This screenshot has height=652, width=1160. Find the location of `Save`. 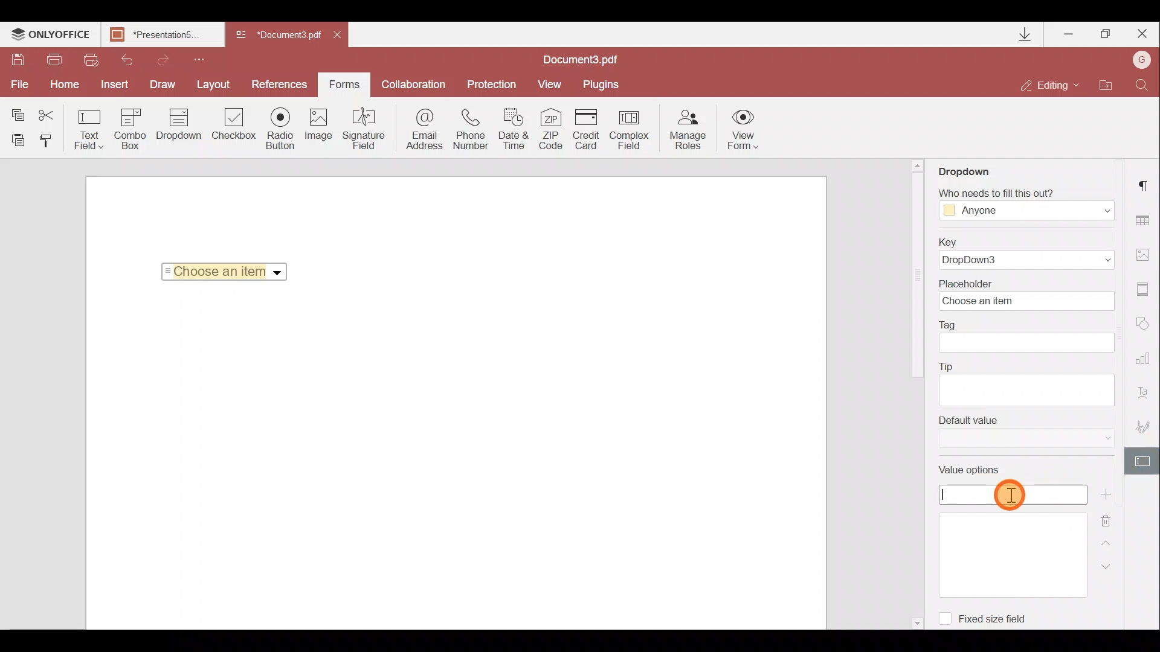

Save is located at coordinates (18, 60).